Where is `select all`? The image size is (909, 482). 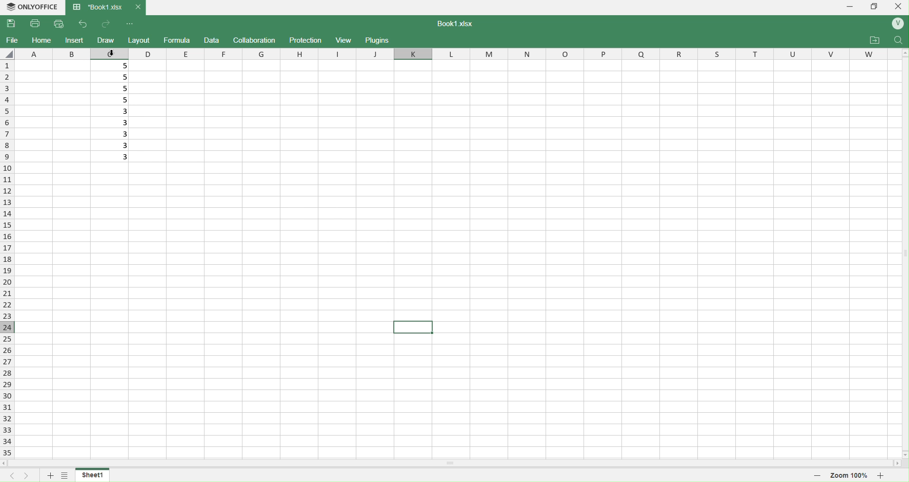 select all is located at coordinates (9, 54).